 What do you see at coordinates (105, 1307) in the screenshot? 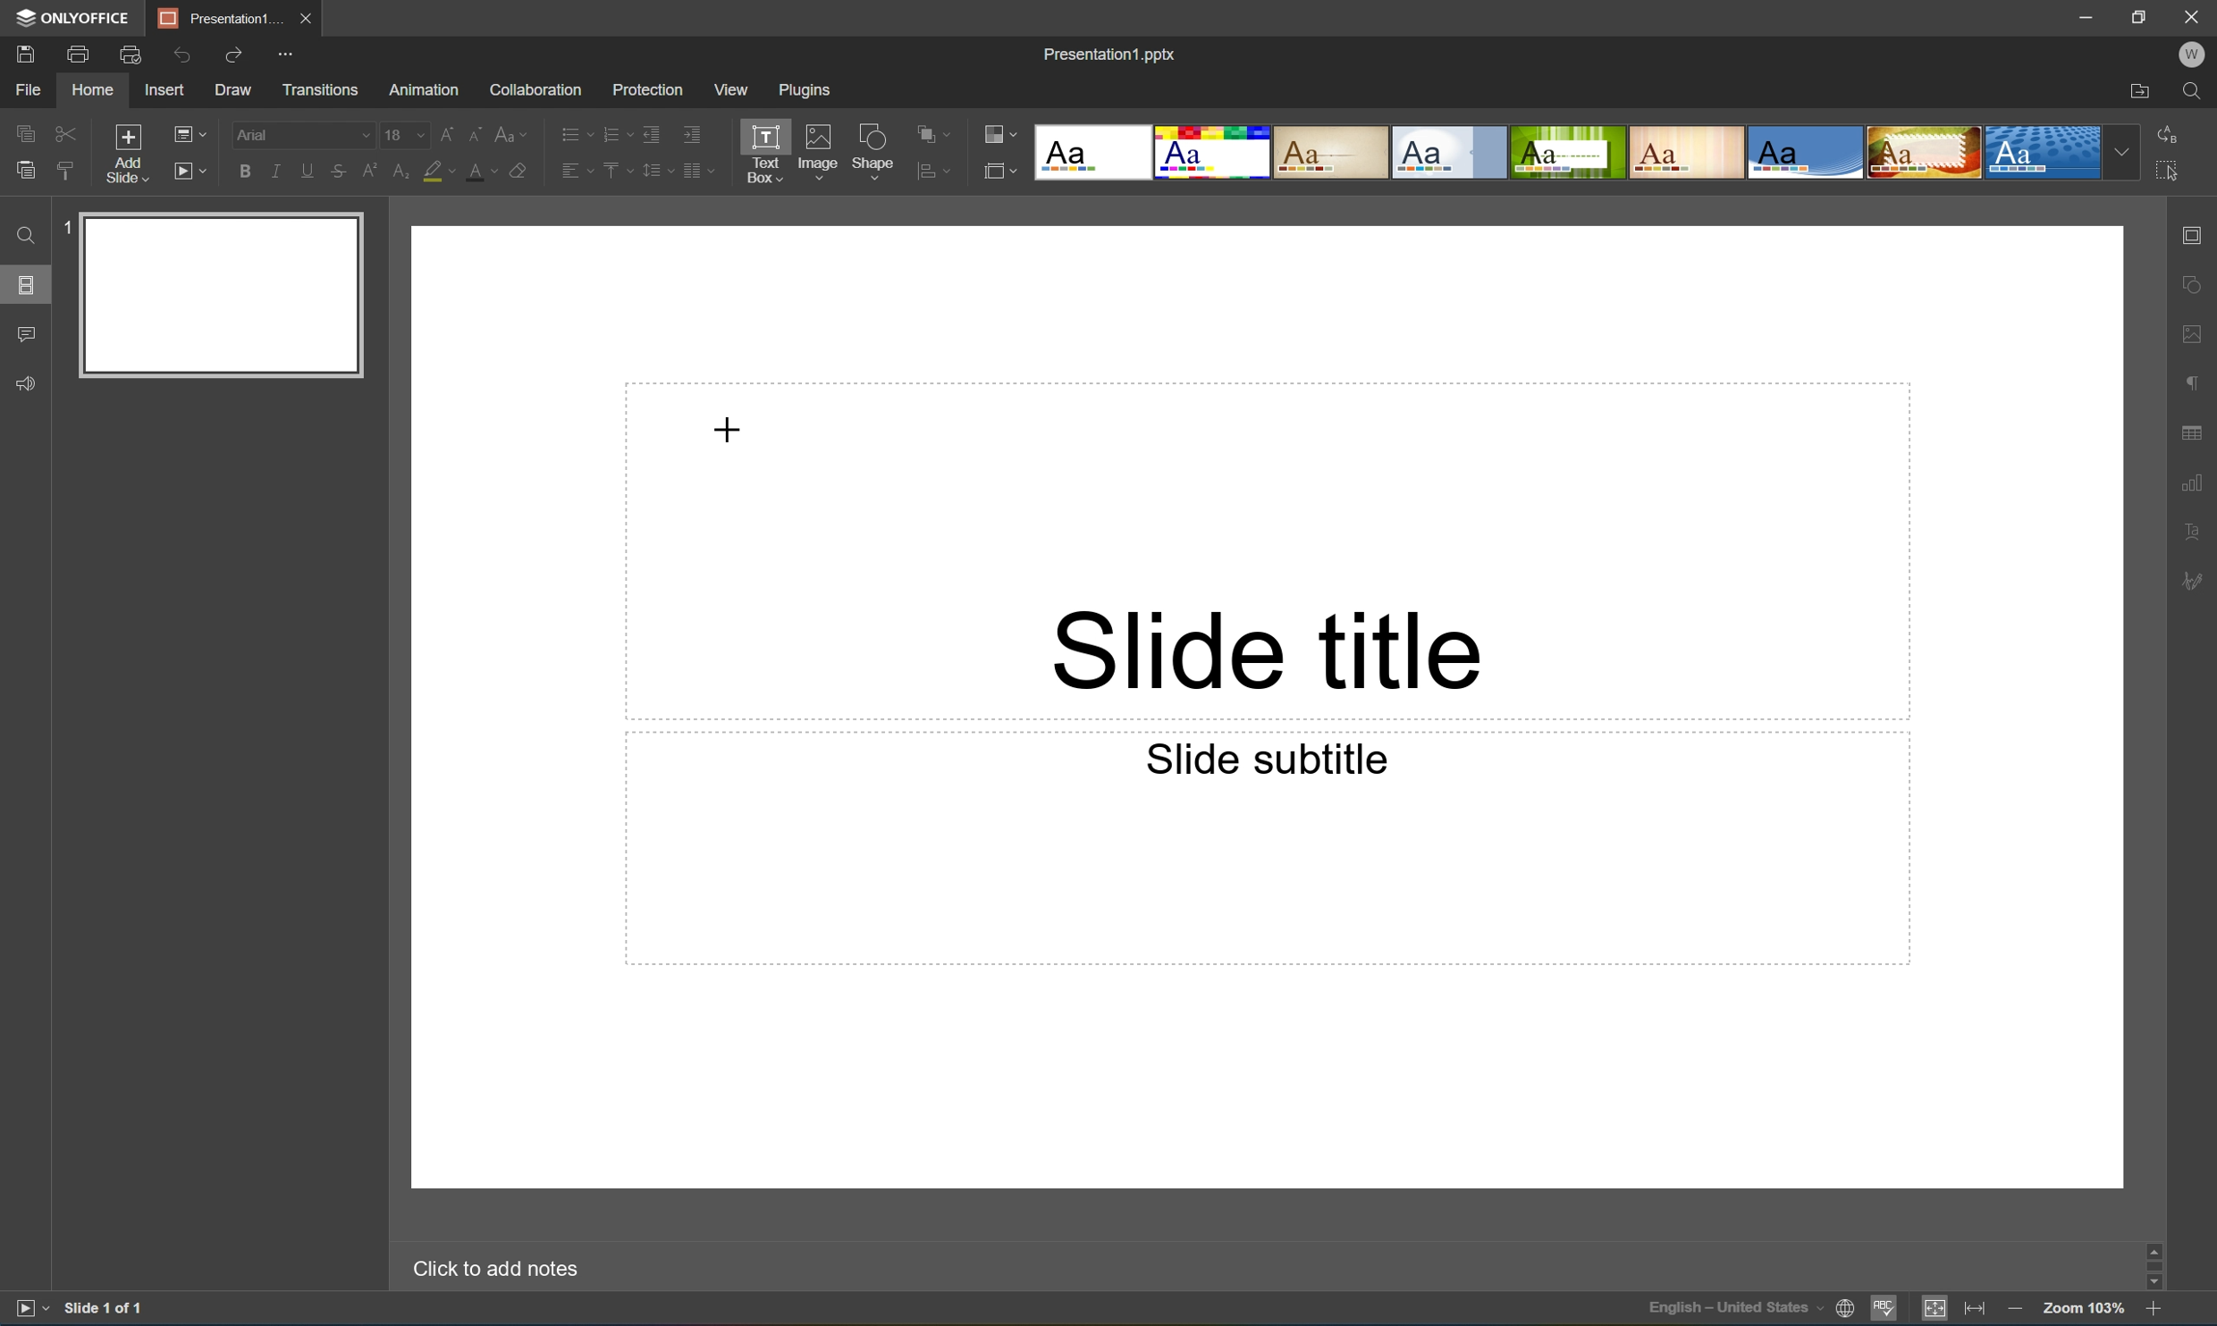
I see `Slide 1 of 1` at bounding box center [105, 1307].